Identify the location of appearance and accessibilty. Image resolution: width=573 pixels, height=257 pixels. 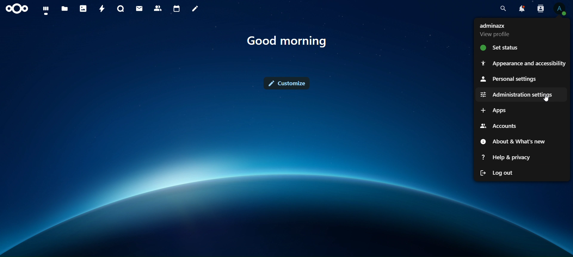
(523, 64).